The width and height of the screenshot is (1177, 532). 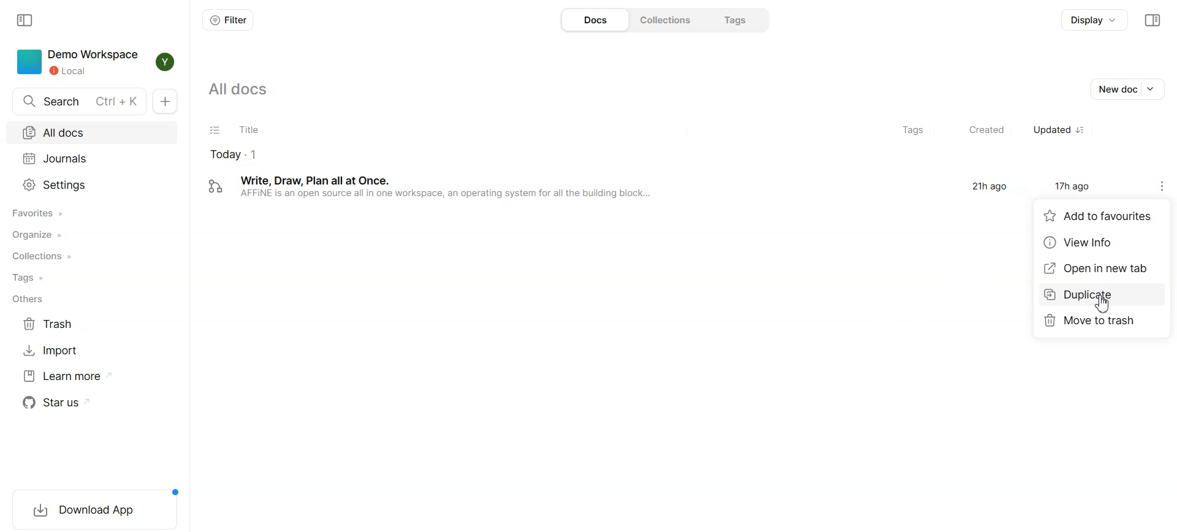 What do you see at coordinates (1114, 89) in the screenshot?
I see `New doc` at bounding box center [1114, 89].